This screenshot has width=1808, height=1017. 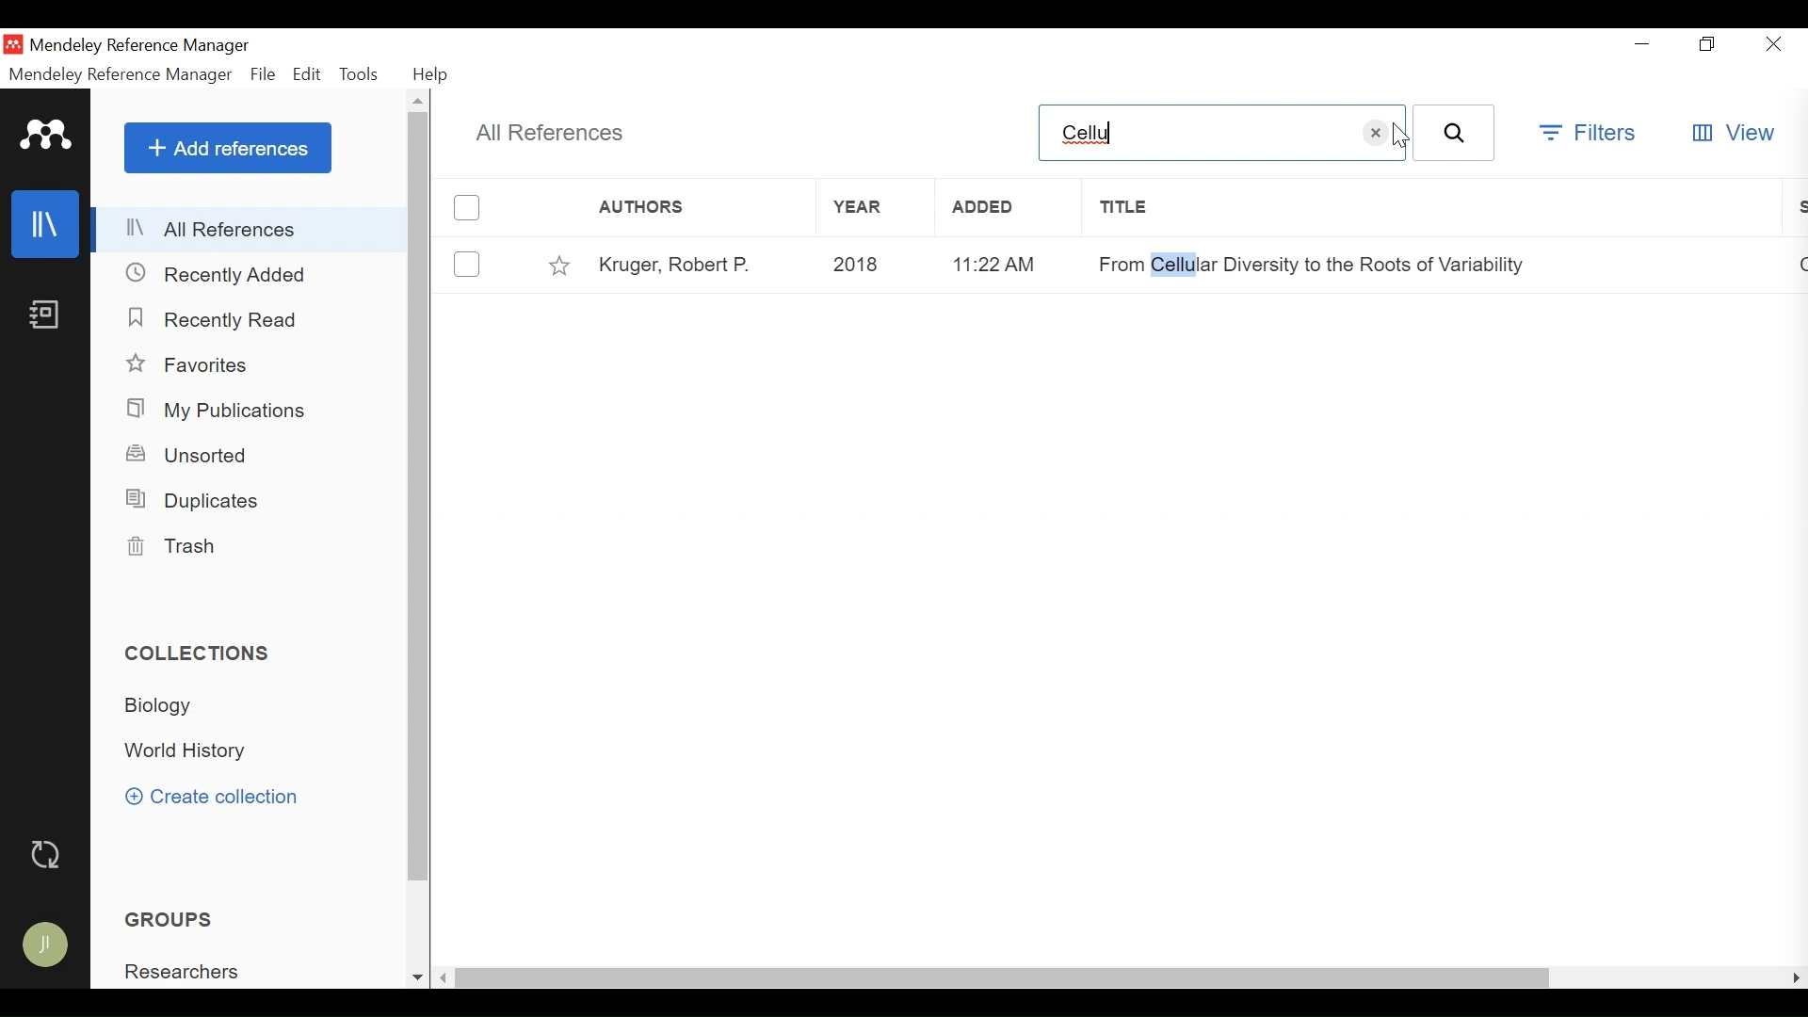 I want to click on 2018, so click(x=874, y=266).